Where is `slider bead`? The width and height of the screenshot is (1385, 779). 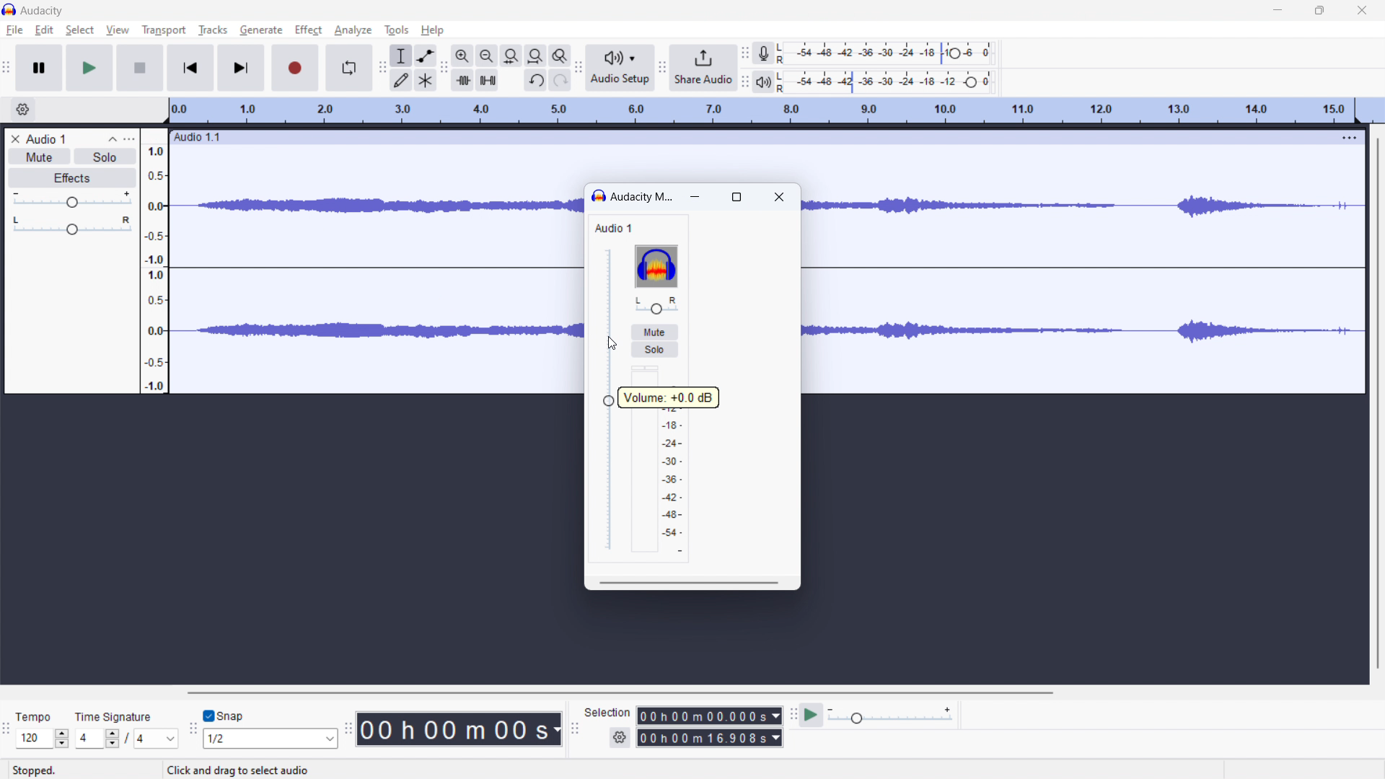 slider bead is located at coordinates (609, 401).